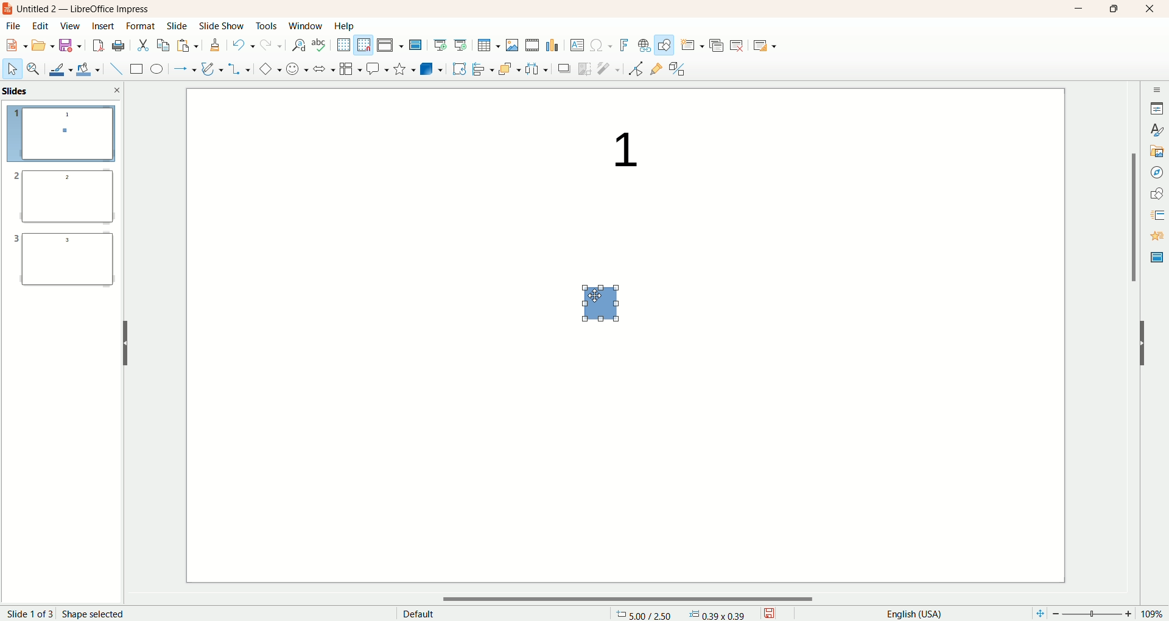 This screenshot has height=621, width=1169. Describe the element at coordinates (16, 44) in the screenshot. I see `new` at that location.